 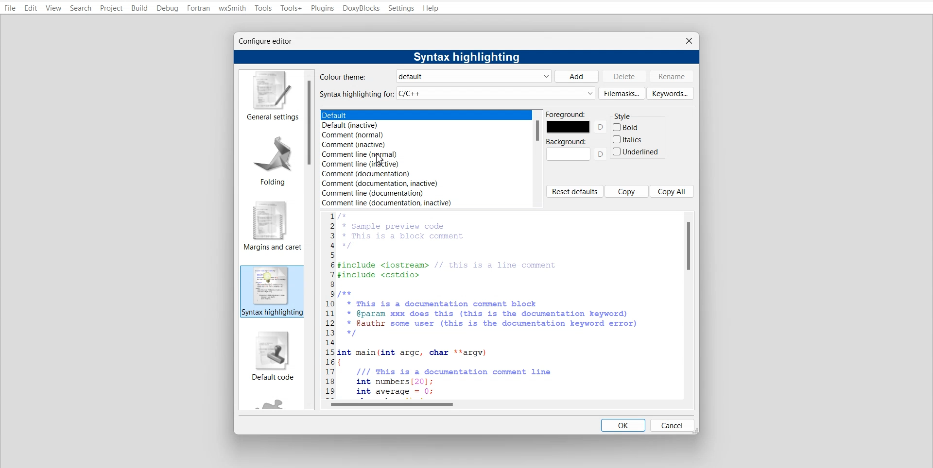 I want to click on Filemasks, so click(x=621, y=93).